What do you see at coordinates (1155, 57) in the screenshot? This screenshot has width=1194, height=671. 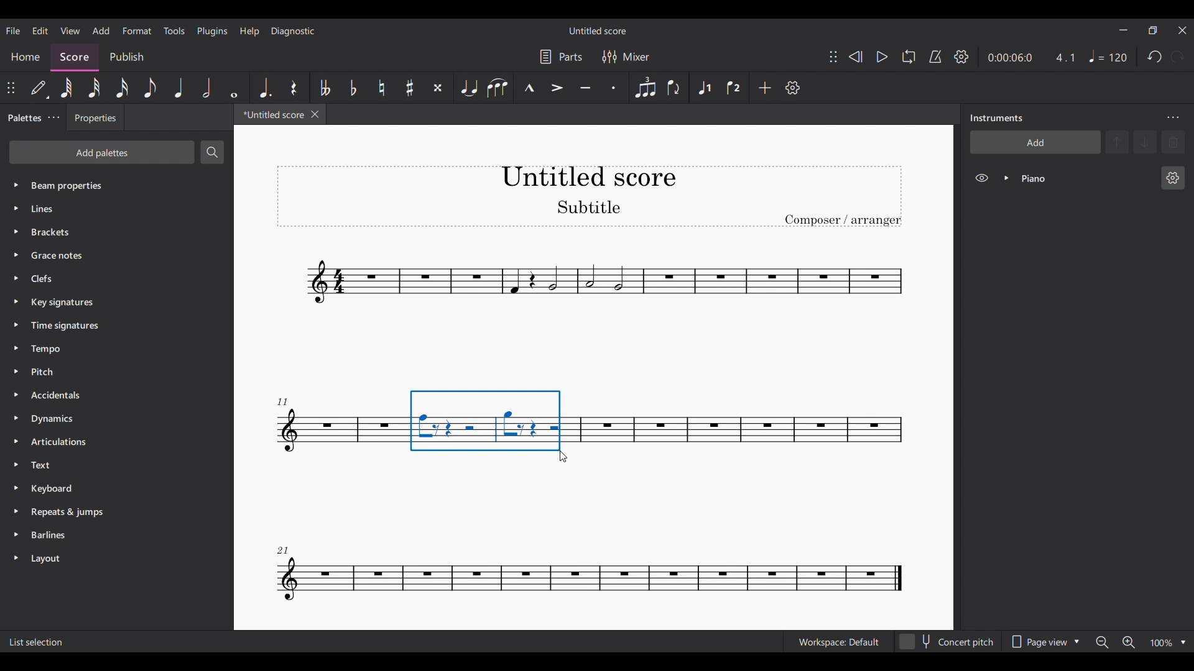 I see `Undo` at bounding box center [1155, 57].